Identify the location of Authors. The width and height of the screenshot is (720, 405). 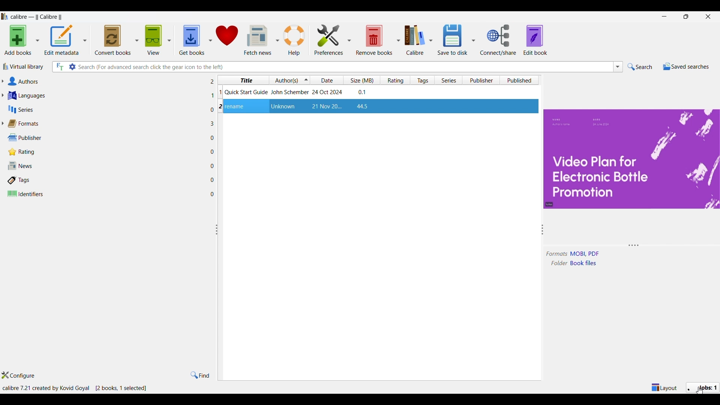
(106, 81).